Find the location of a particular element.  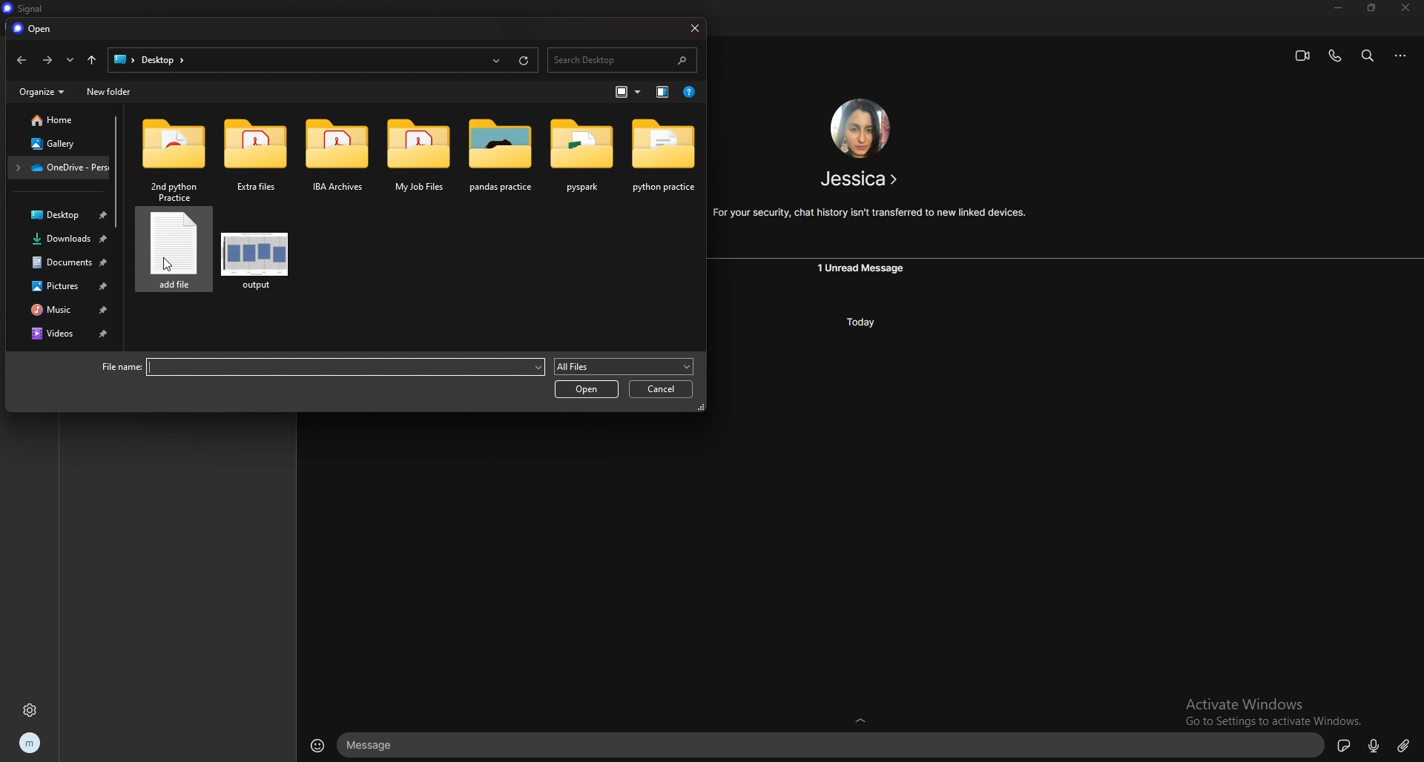

back is located at coordinates (19, 60).